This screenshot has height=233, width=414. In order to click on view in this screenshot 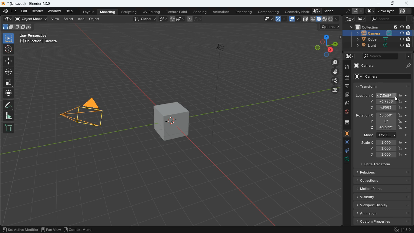, I will do `click(55, 20)`.